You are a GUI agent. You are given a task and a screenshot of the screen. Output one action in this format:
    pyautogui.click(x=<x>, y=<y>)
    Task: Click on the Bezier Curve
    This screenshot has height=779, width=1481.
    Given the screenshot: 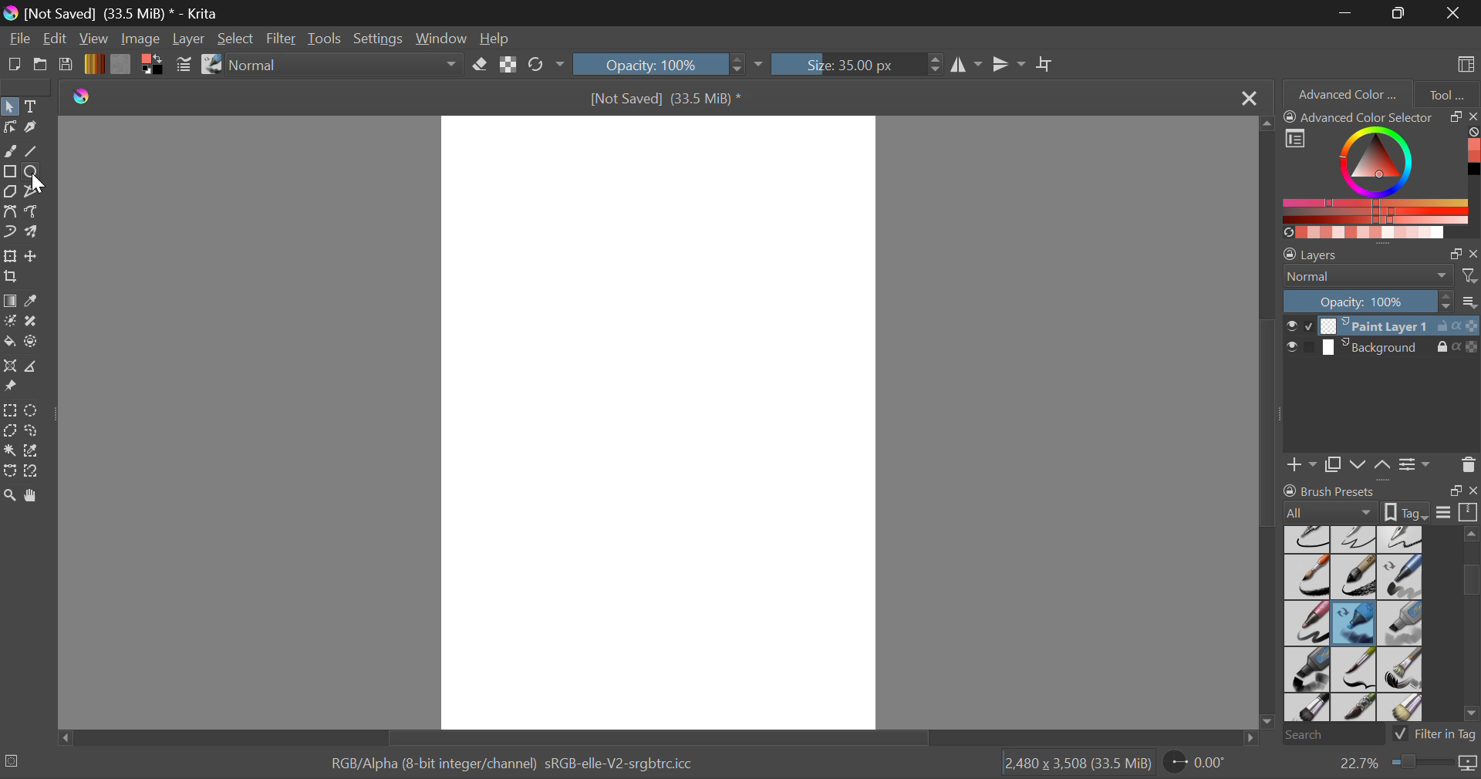 What is the action you would take?
    pyautogui.click(x=12, y=214)
    